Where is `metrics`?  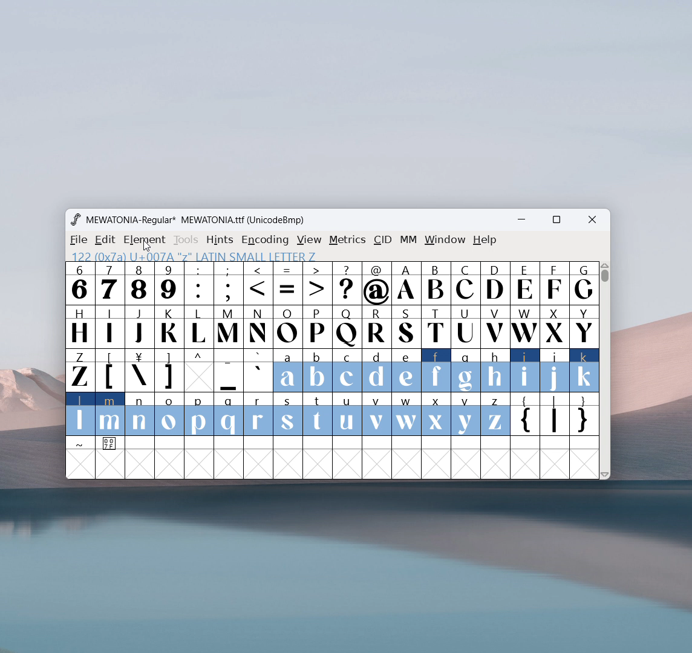 metrics is located at coordinates (347, 240).